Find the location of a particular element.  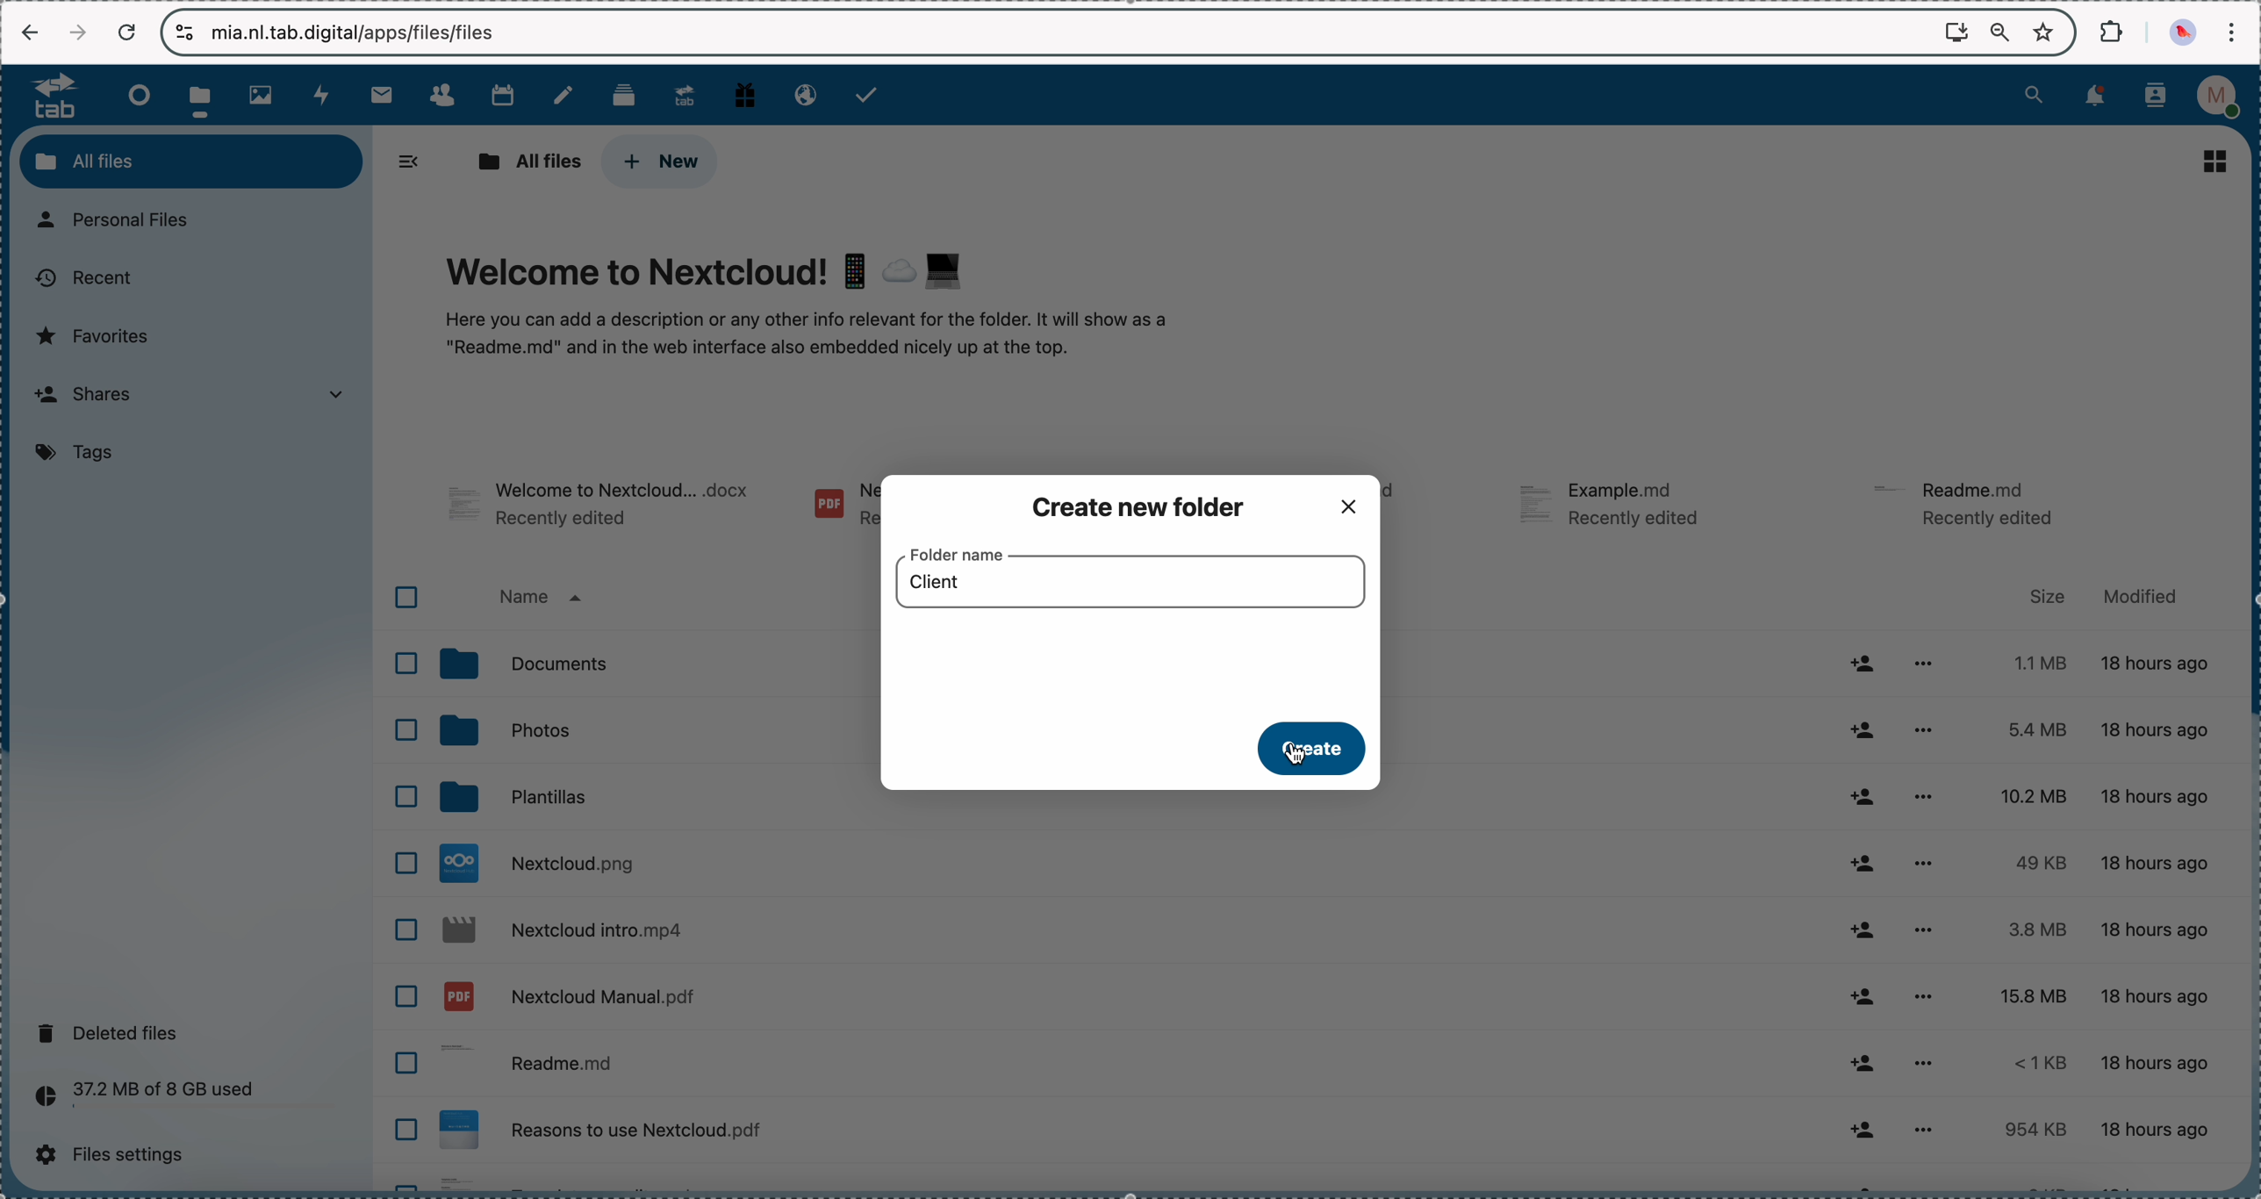

recent is located at coordinates (83, 279).